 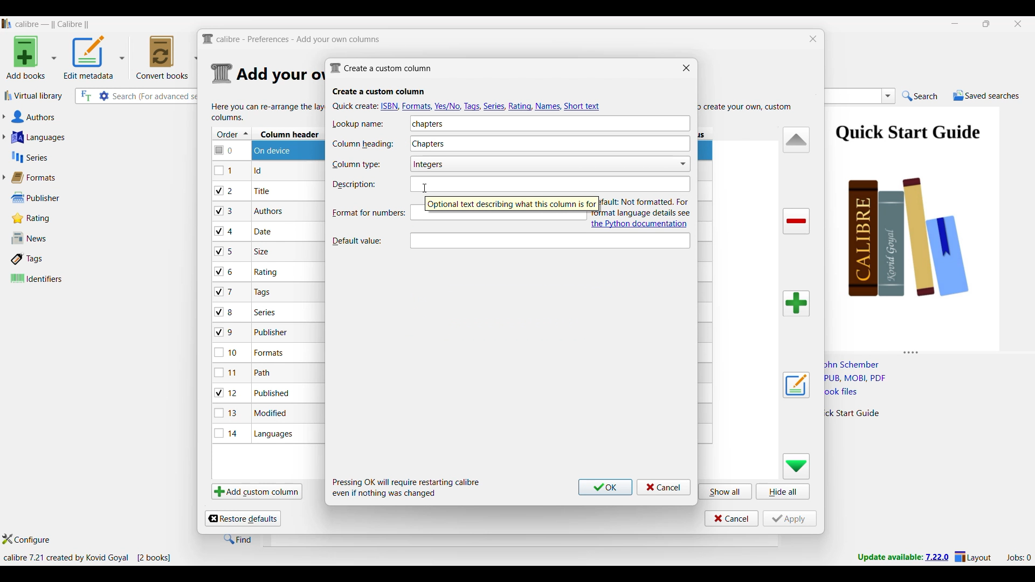 I want to click on Indicates Default value text box, so click(x=362, y=240).